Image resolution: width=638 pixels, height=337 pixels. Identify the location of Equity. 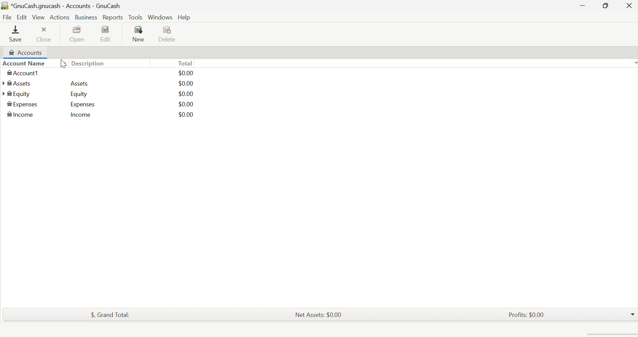
(17, 83).